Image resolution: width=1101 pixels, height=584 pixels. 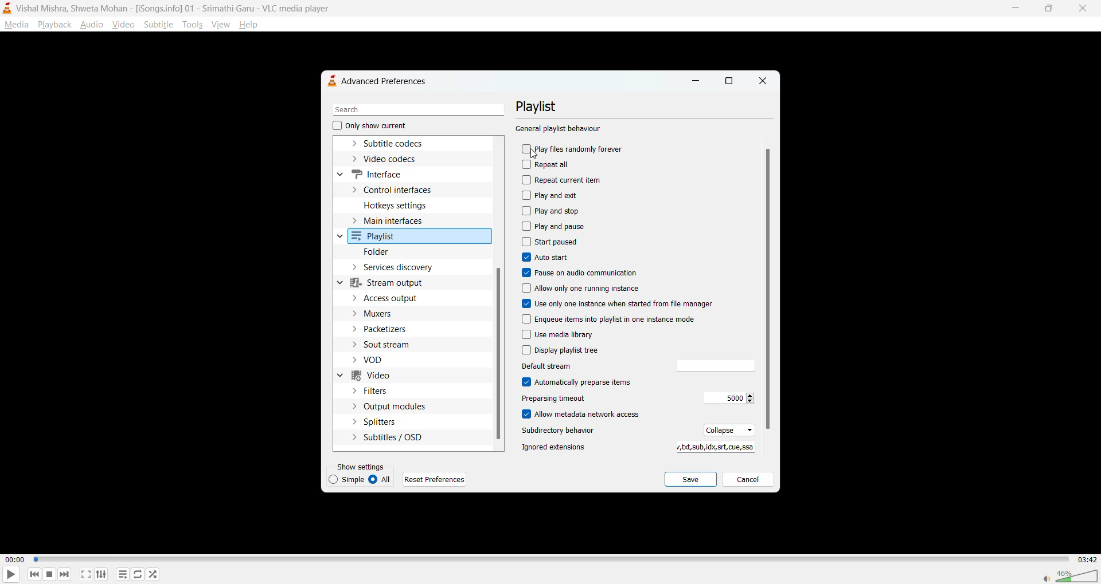 I want to click on show settings, so click(x=363, y=466).